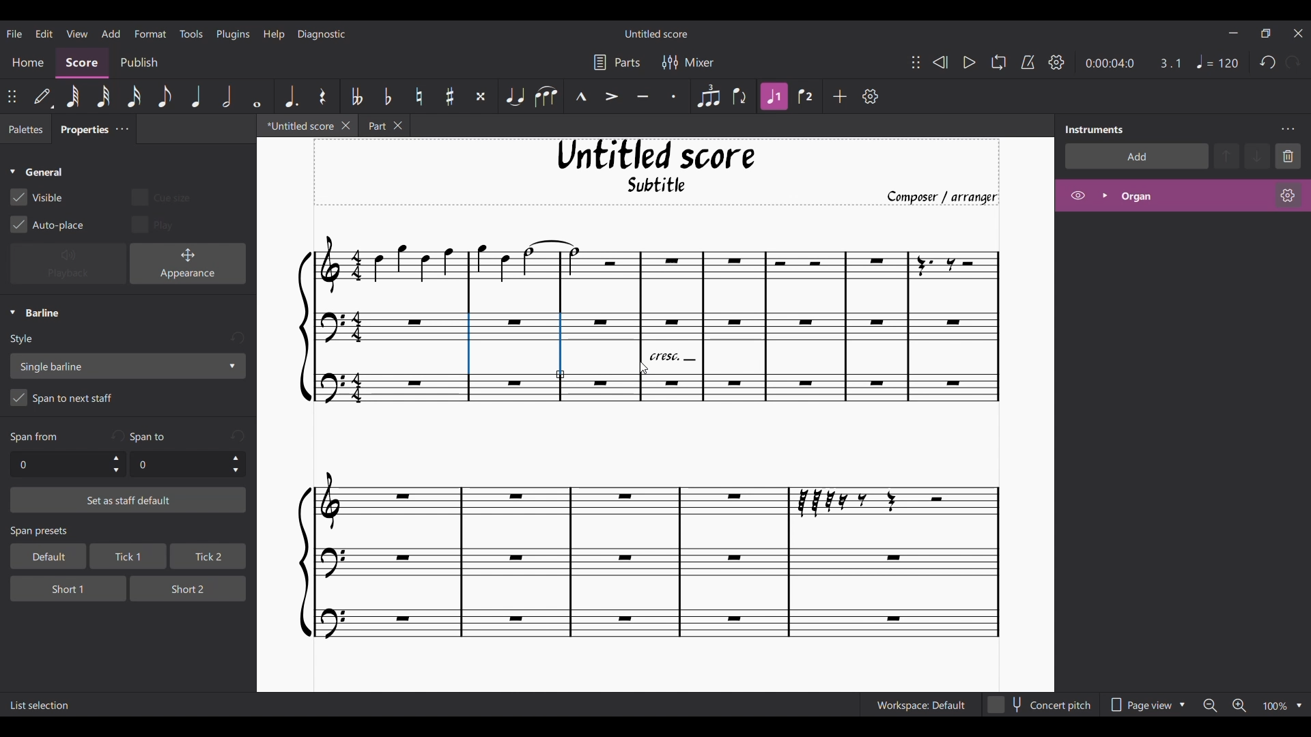  Describe the element at coordinates (419, 96) in the screenshot. I see `Toggle natural` at that location.